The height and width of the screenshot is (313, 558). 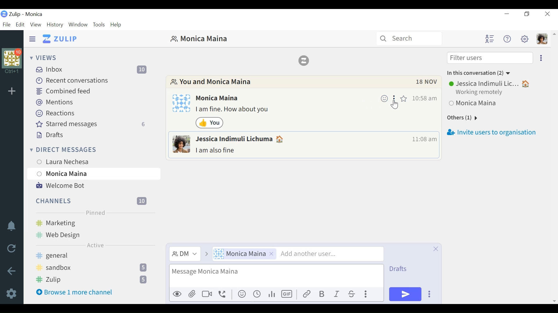 I want to click on Views, so click(x=44, y=58).